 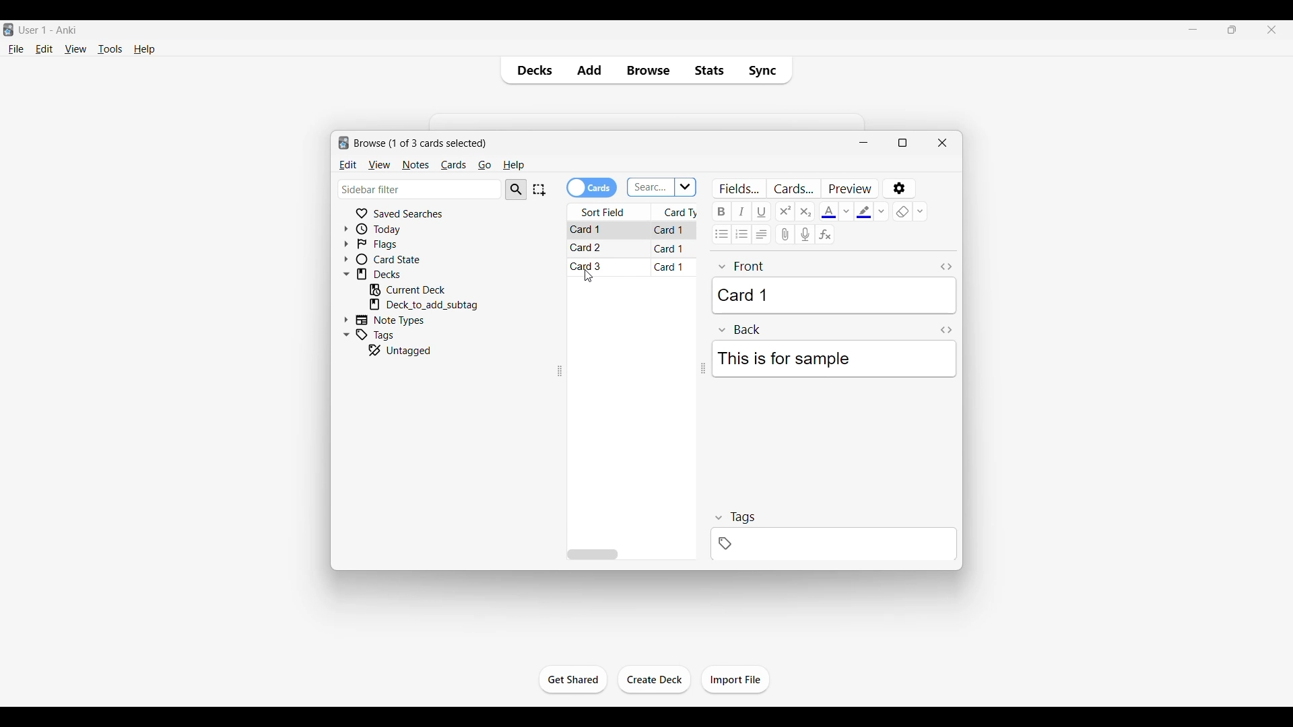 What do you see at coordinates (420, 350) in the screenshot?
I see `Click to go to untagged` at bounding box center [420, 350].